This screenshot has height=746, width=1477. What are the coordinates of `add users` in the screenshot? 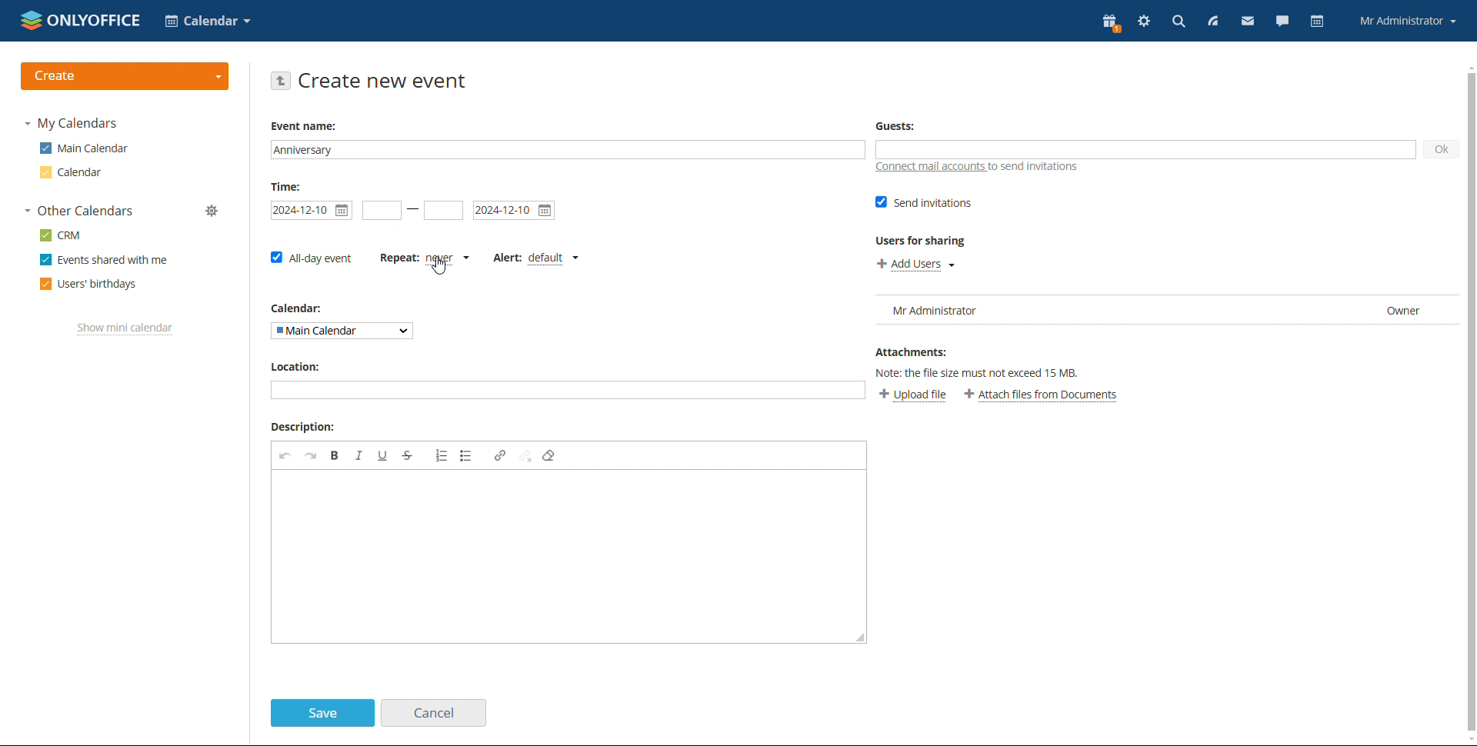 It's located at (916, 264).